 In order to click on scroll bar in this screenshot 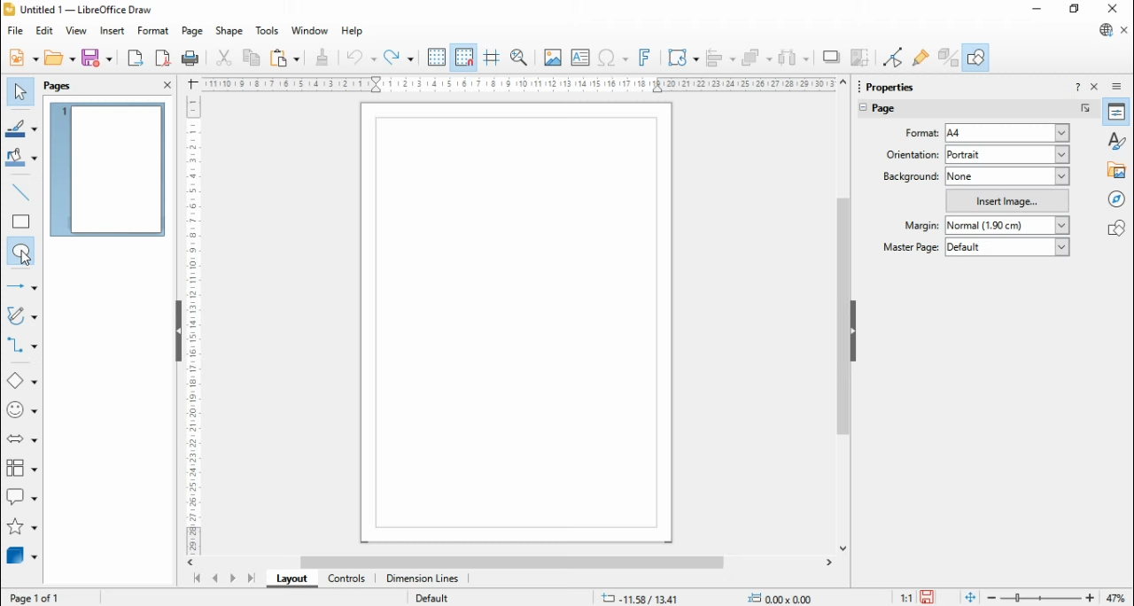, I will do `click(516, 562)`.